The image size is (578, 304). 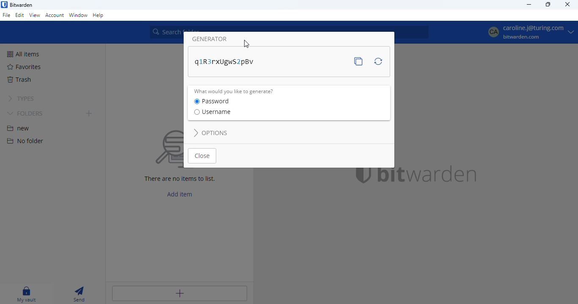 What do you see at coordinates (4, 4) in the screenshot?
I see `logo` at bounding box center [4, 4].